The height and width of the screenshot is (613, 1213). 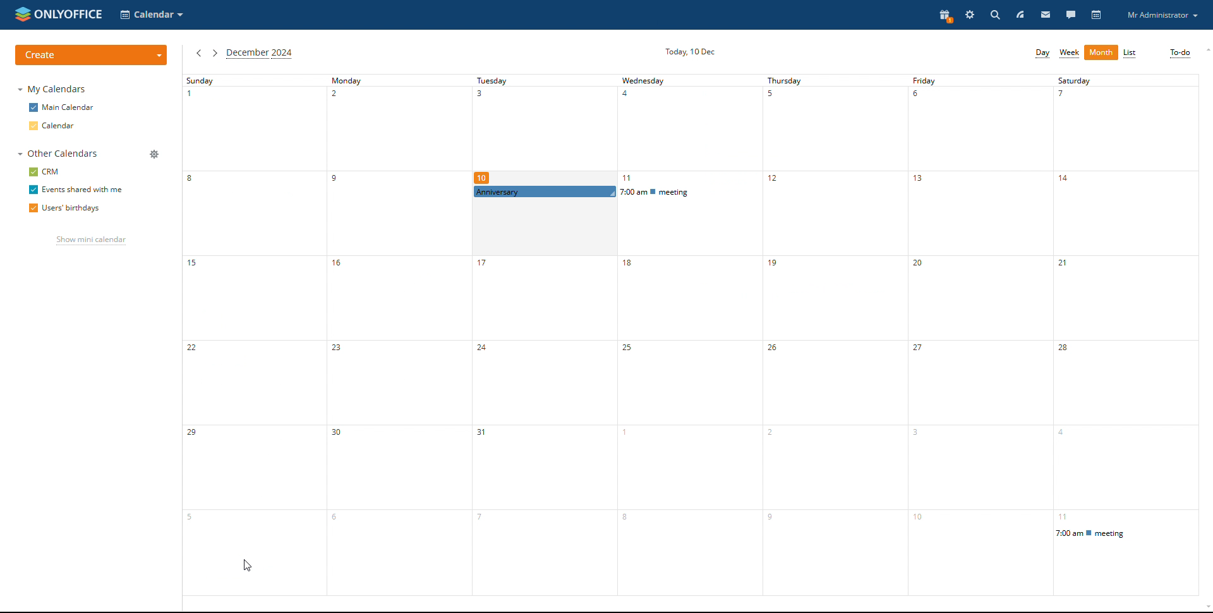 What do you see at coordinates (198, 54) in the screenshot?
I see `previous month` at bounding box center [198, 54].